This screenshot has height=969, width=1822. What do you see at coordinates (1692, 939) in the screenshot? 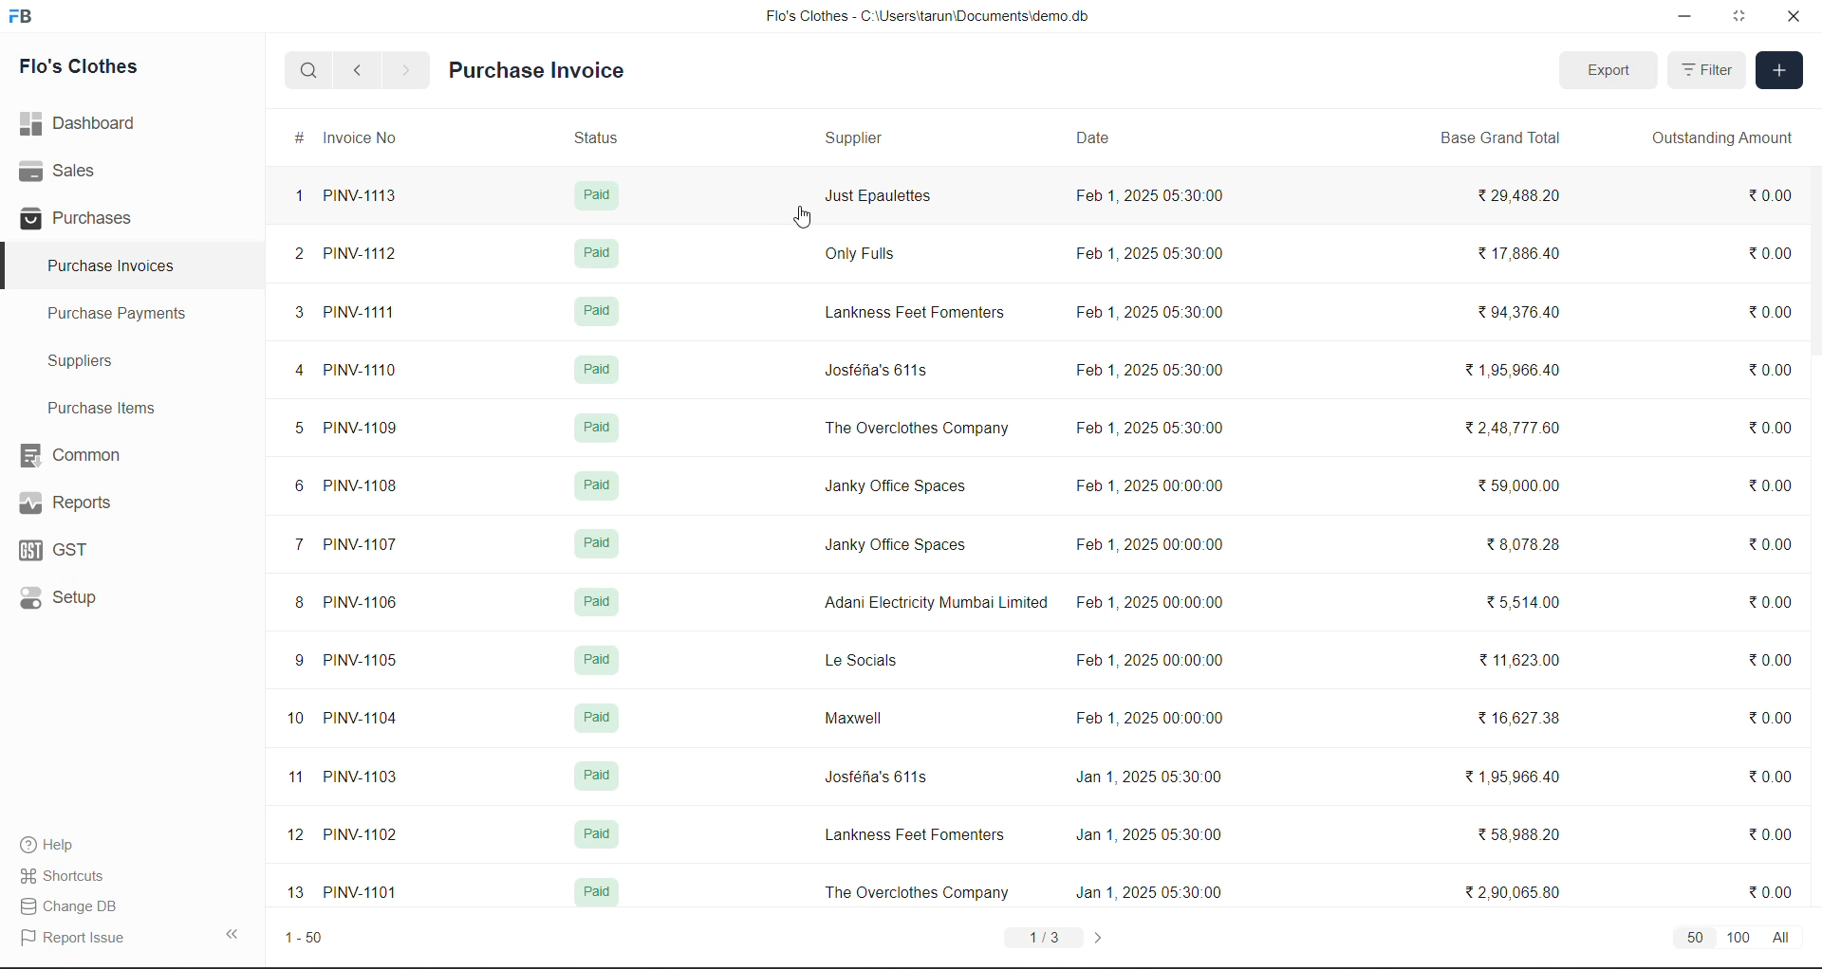
I see `50` at bounding box center [1692, 939].